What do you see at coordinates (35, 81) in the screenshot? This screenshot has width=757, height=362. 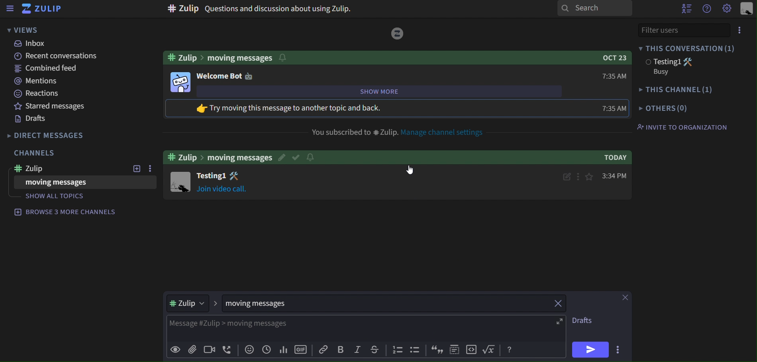 I see `mentions` at bounding box center [35, 81].